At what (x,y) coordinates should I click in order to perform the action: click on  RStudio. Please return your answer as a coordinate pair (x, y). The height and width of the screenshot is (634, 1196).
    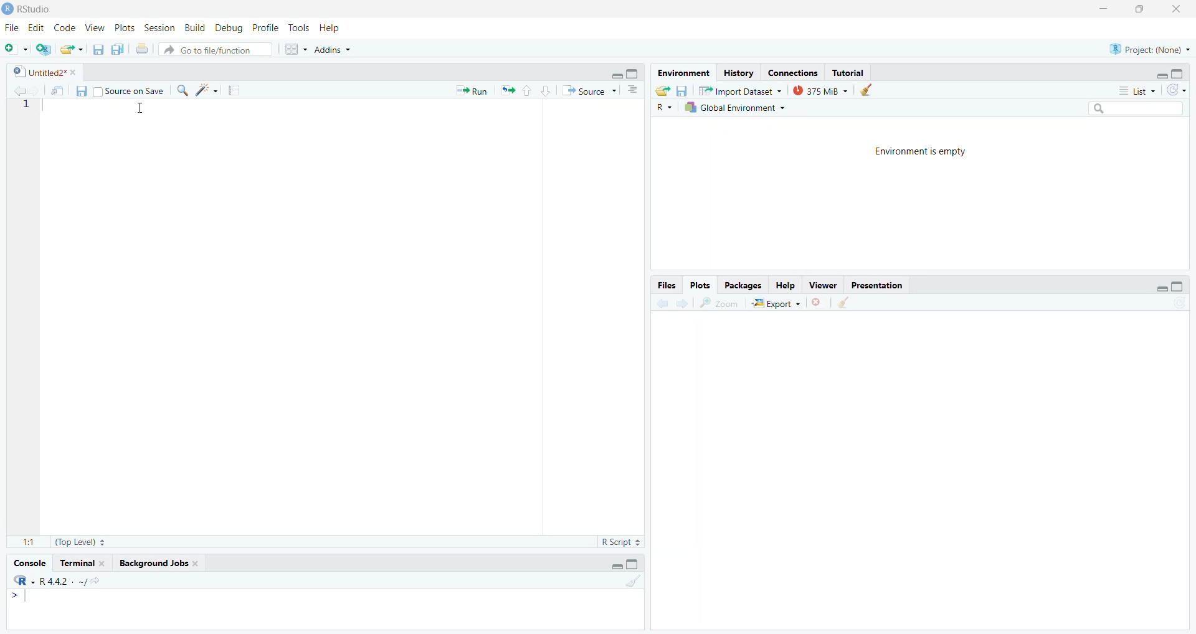
    Looking at the image, I should click on (34, 7).